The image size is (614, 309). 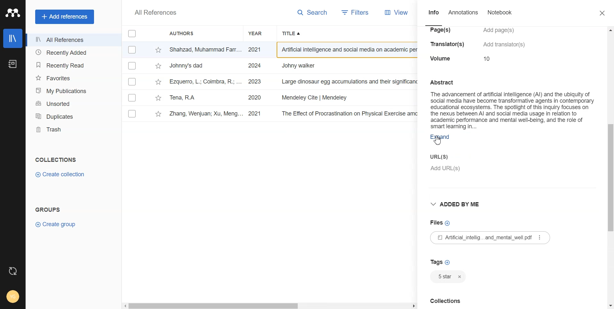 What do you see at coordinates (132, 114) in the screenshot?
I see `Checkmarks` at bounding box center [132, 114].